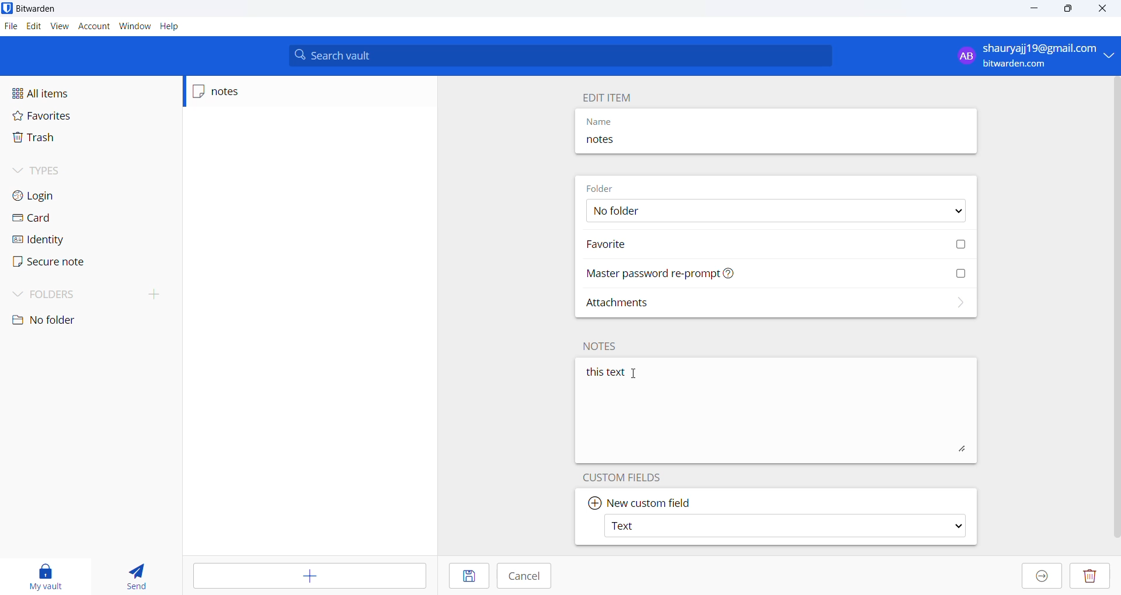 The image size is (1121, 595). What do you see at coordinates (1042, 576) in the screenshot?
I see `move to organization` at bounding box center [1042, 576].